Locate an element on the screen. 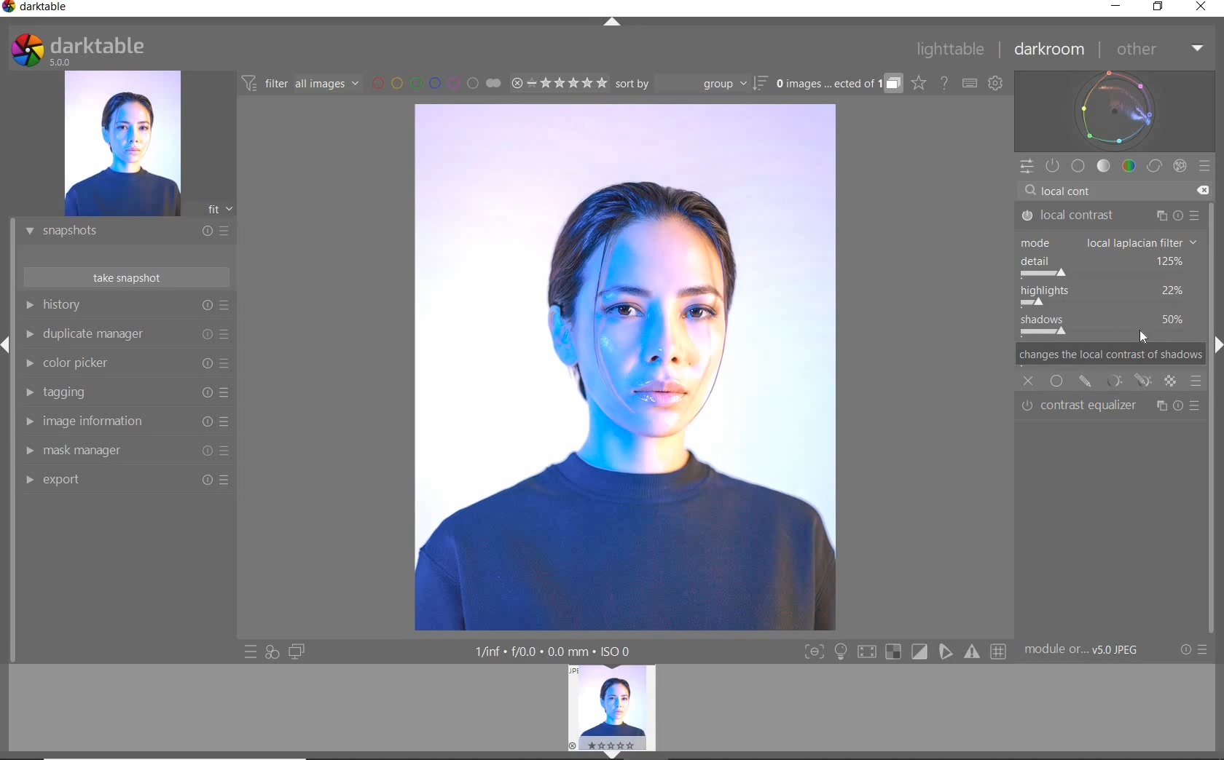  MASK OPTION is located at coordinates (1145, 382).